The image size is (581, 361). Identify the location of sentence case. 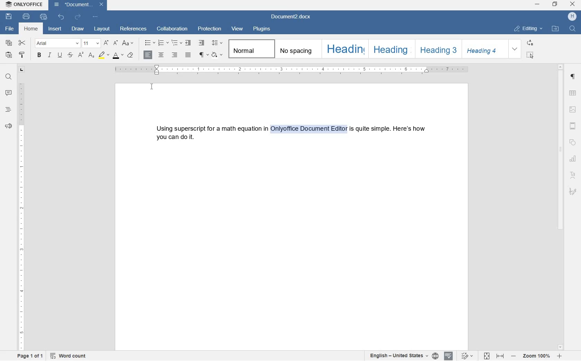
(146, 56).